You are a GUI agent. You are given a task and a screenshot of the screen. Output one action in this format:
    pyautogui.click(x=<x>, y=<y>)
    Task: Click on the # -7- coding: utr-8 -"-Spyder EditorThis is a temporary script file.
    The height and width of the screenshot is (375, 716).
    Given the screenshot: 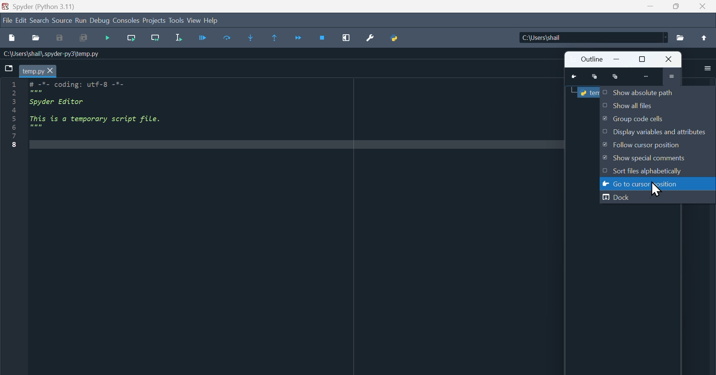 What is the action you would take?
    pyautogui.click(x=107, y=109)
    